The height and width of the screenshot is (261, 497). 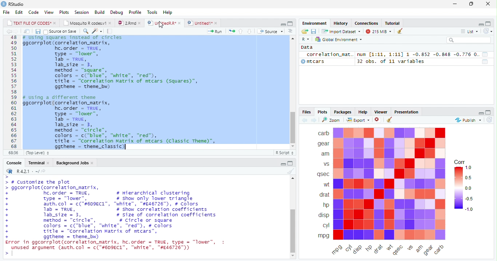 What do you see at coordinates (37, 31) in the screenshot?
I see `save current document` at bounding box center [37, 31].